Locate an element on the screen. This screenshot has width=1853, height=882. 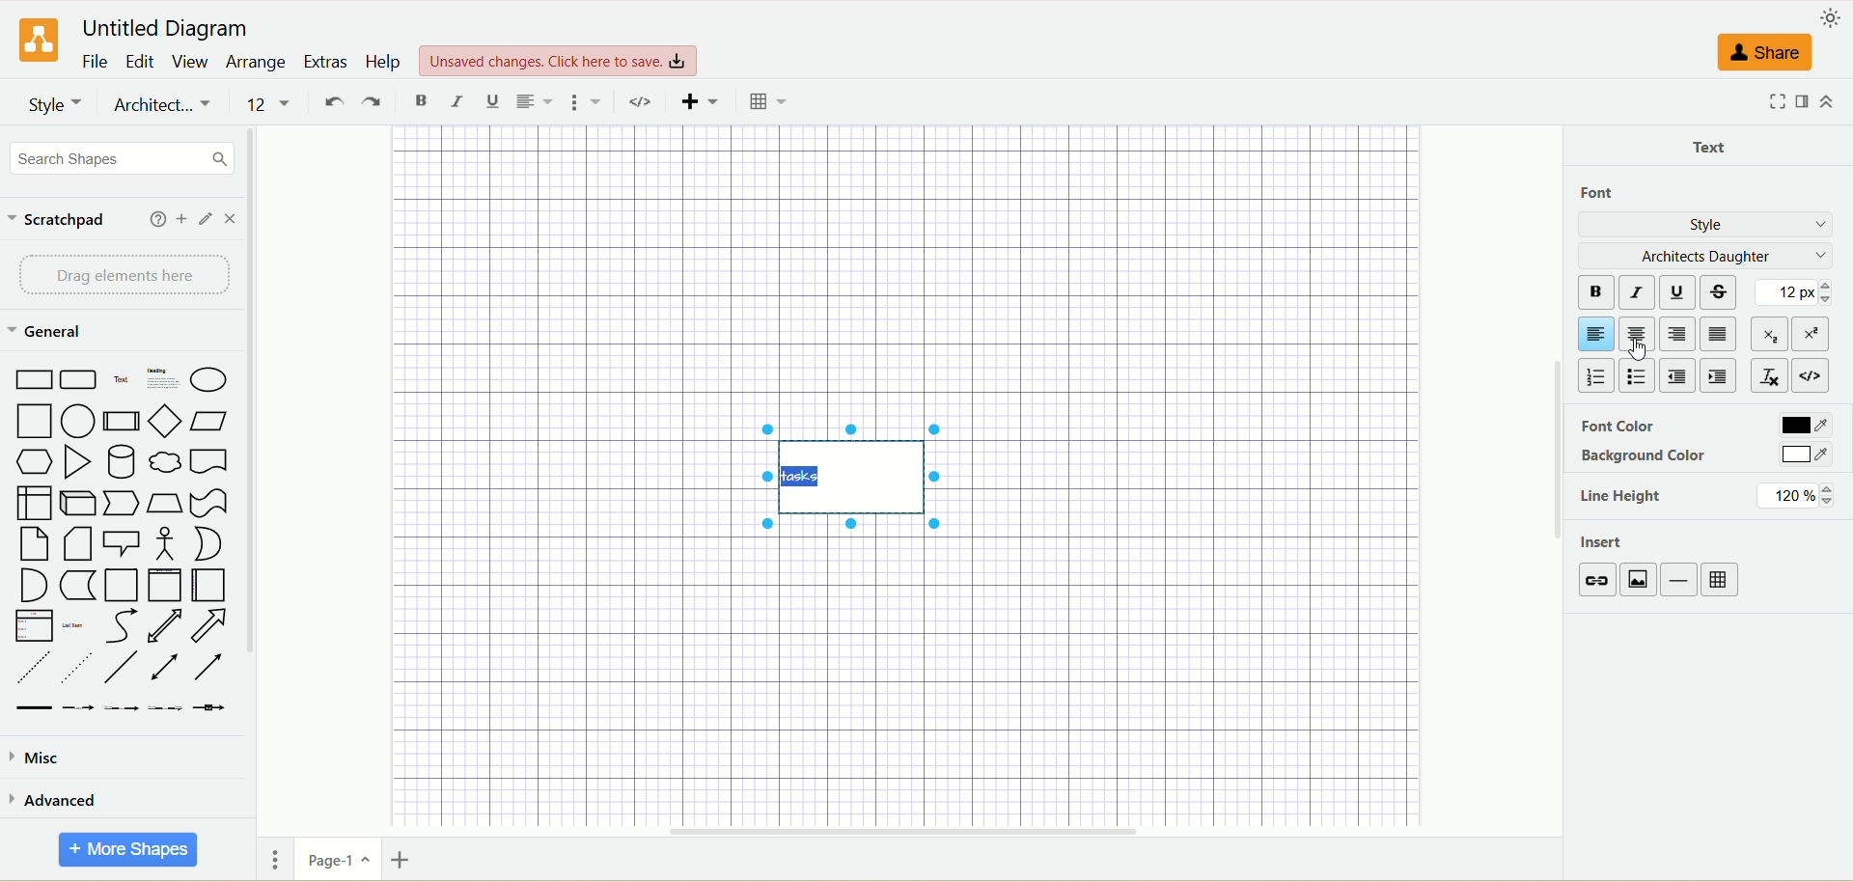
background color is located at coordinates (1646, 457).